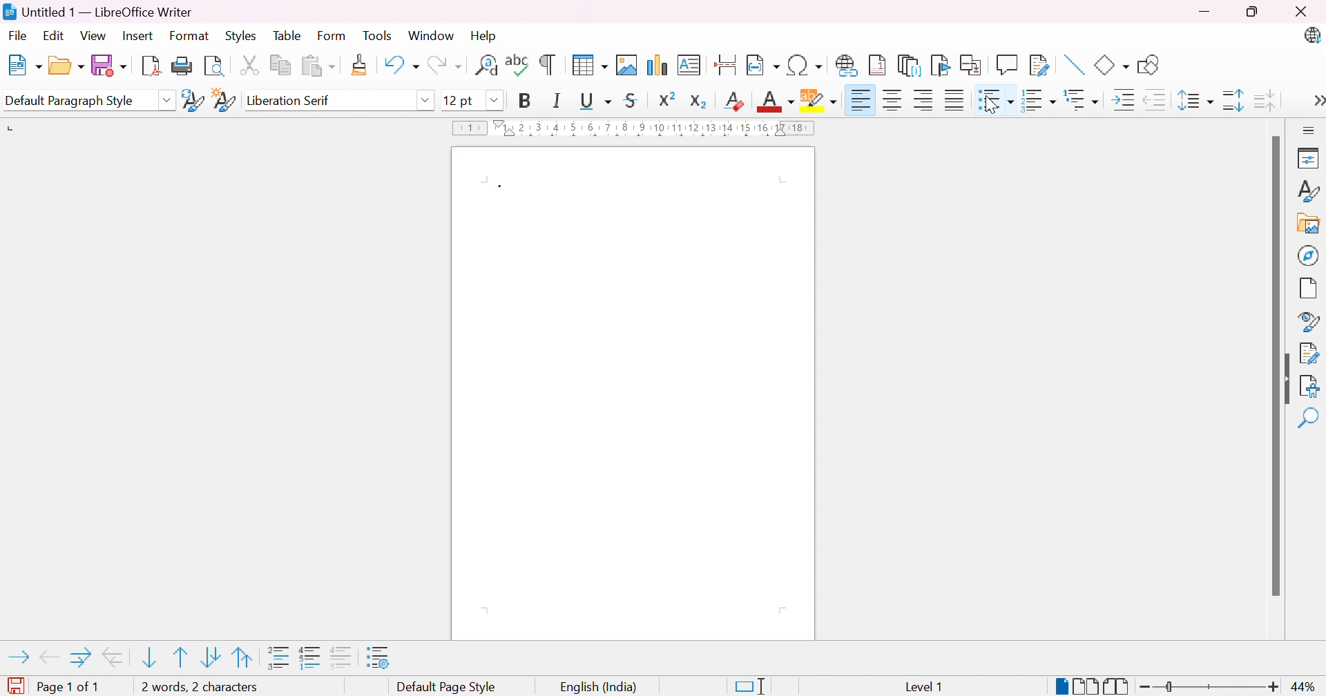 This screenshot has height=696, width=1326. What do you see at coordinates (244, 657) in the screenshot?
I see `Move item up with subpoints` at bounding box center [244, 657].